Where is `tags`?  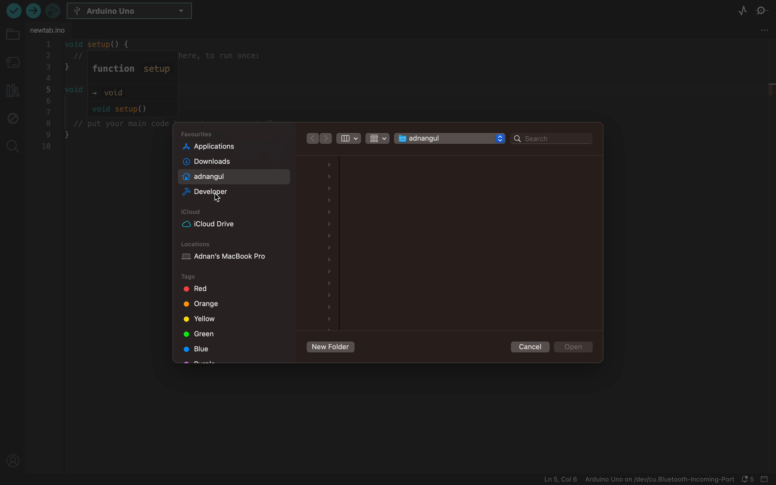 tags is located at coordinates (201, 349).